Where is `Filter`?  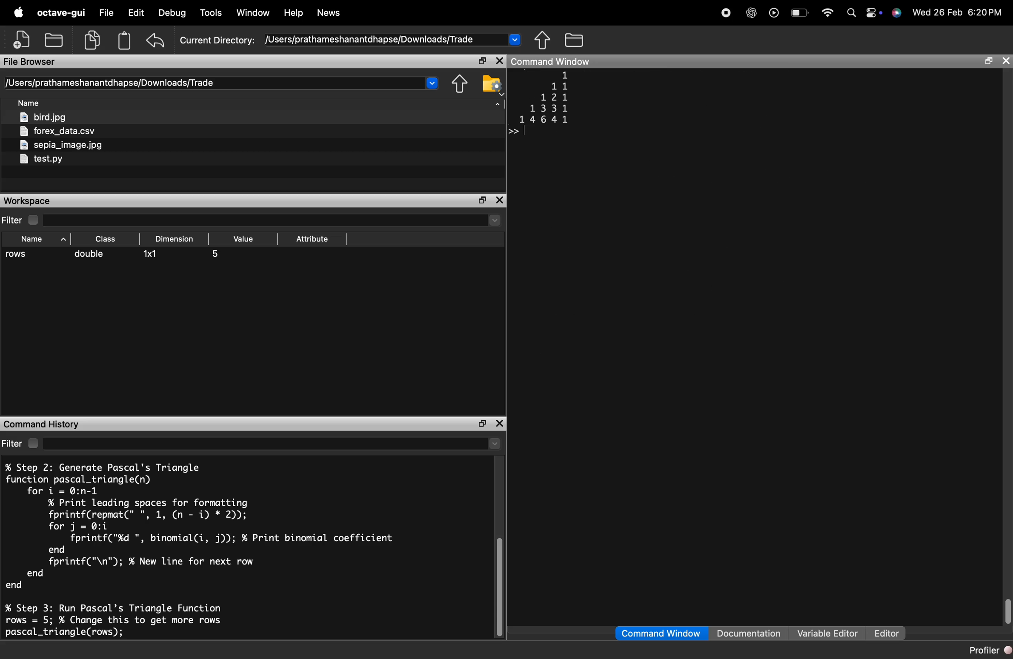 Filter is located at coordinates (21, 221).